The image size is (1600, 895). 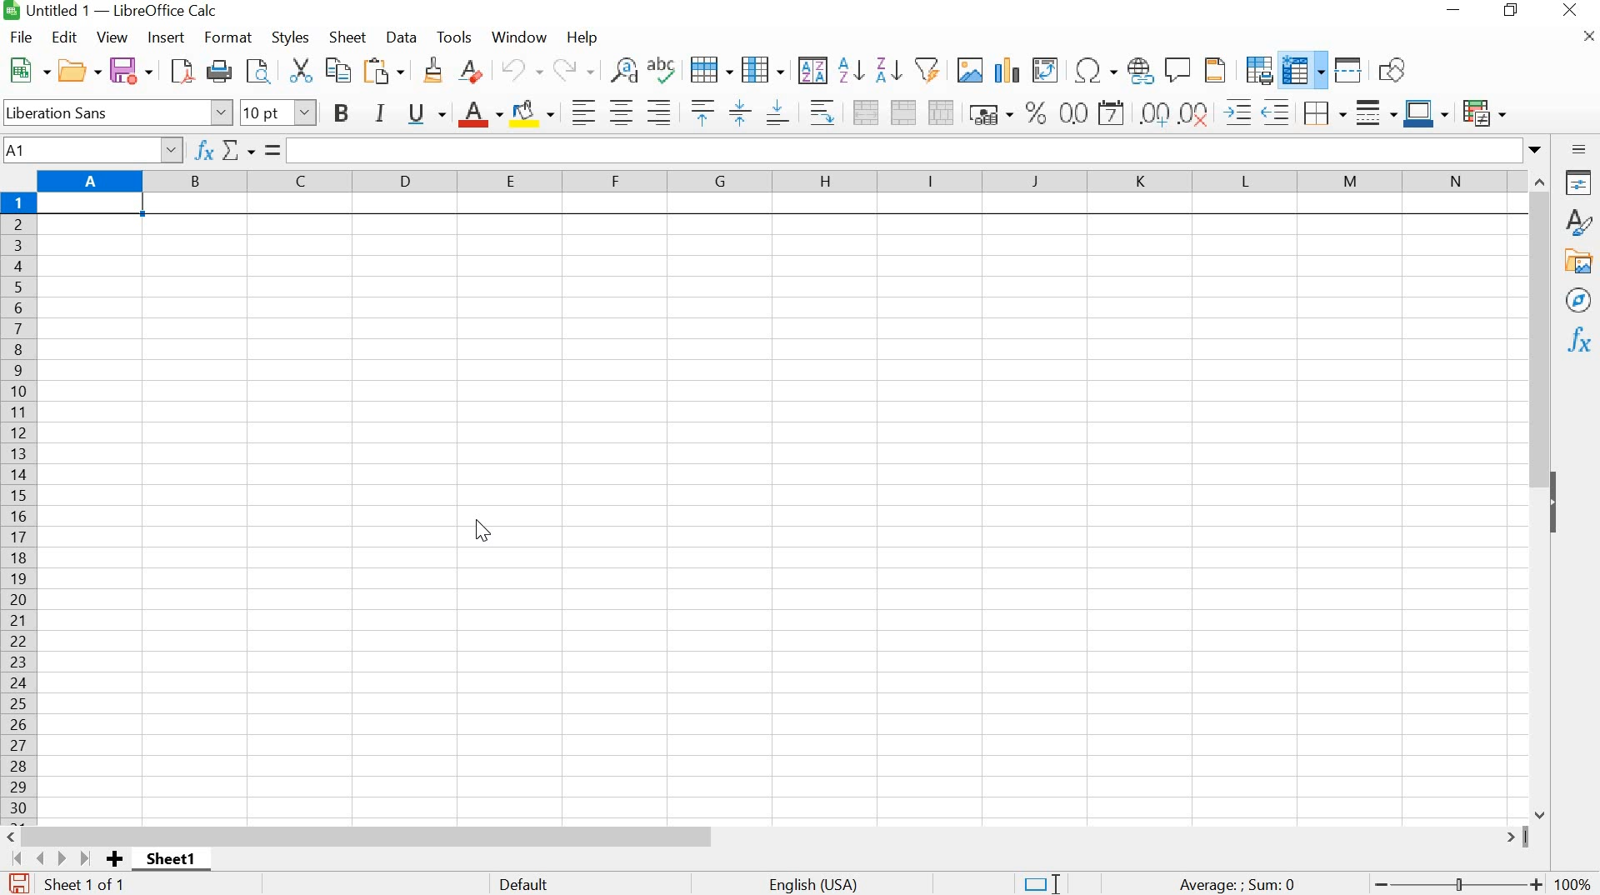 I want to click on FORMAT AS PERCENT, so click(x=1036, y=112).